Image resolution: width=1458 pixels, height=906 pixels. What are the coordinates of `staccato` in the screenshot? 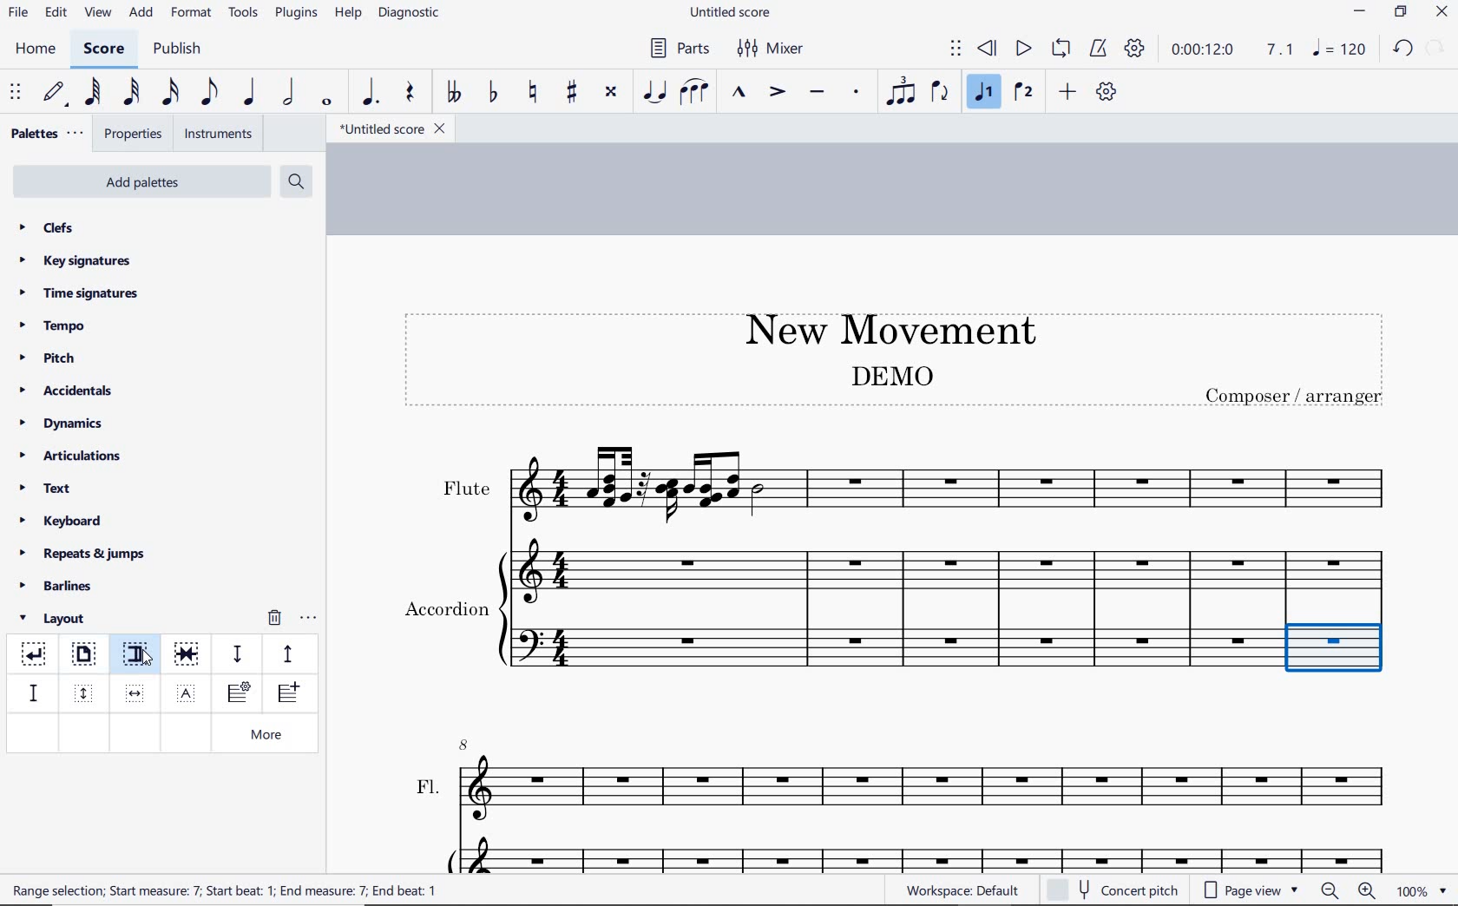 It's located at (857, 92).